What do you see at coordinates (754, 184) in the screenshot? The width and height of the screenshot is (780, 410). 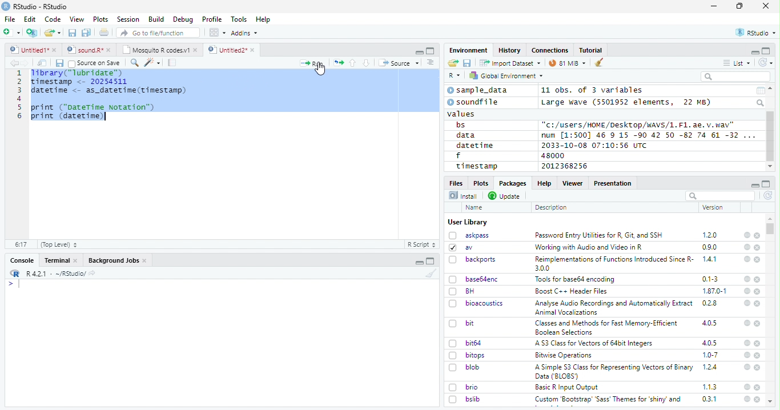 I see `minimize` at bounding box center [754, 184].